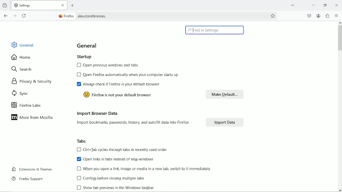 The image size is (342, 192). What do you see at coordinates (119, 84) in the screenshot?
I see `Always check if firefox is your  default browser` at bounding box center [119, 84].